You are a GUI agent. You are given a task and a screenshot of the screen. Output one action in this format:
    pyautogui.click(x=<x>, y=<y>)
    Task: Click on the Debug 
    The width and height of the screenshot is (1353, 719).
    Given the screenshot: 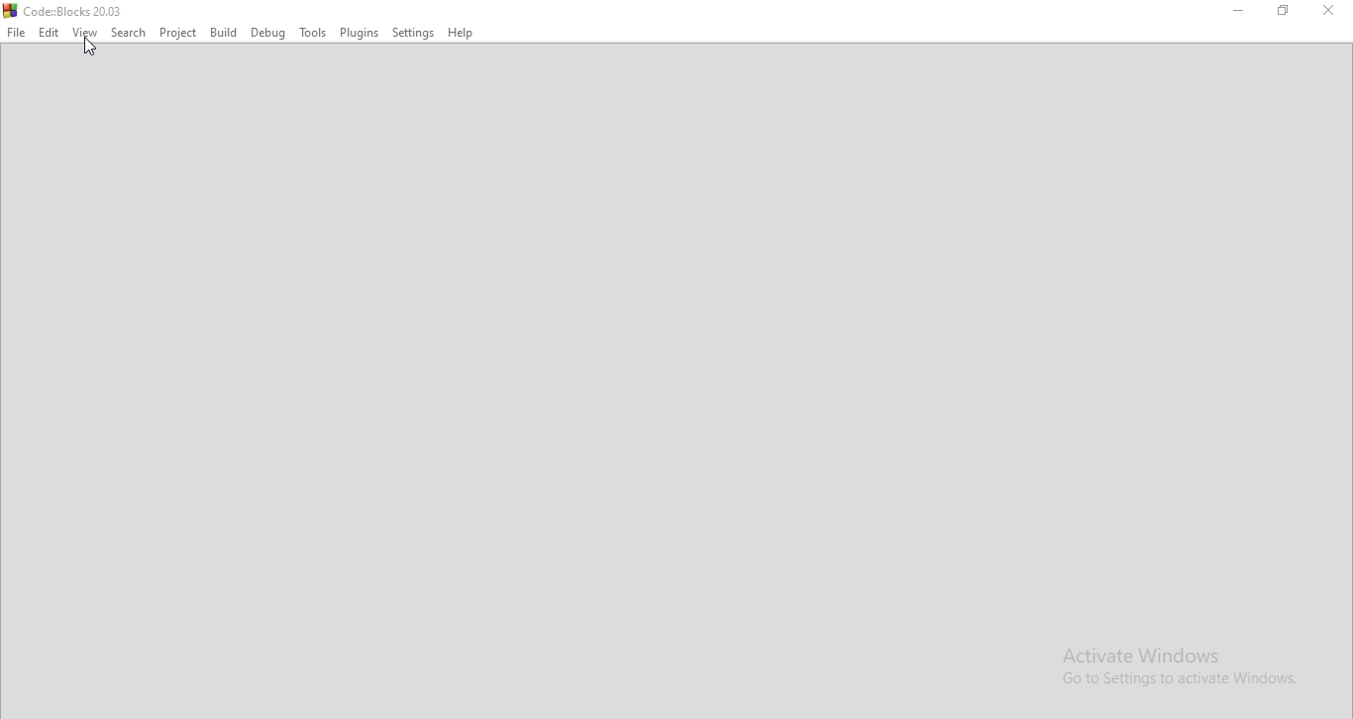 What is the action you would take?
    pyautogui.click(x=268, y=32)
    